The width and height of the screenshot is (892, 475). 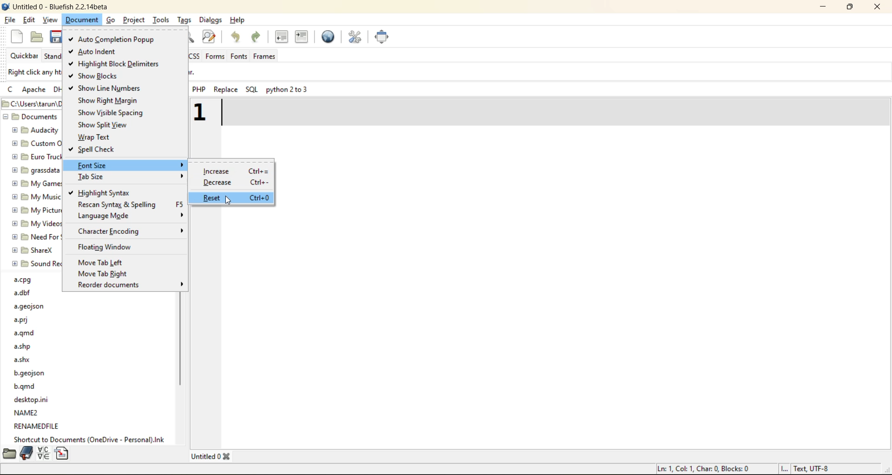 What do you see at coordinates (58, 6) in the screenshot?
I see `Untitled 0 - Bluefish 2.2.14beta` at bounding box center [58, 6].